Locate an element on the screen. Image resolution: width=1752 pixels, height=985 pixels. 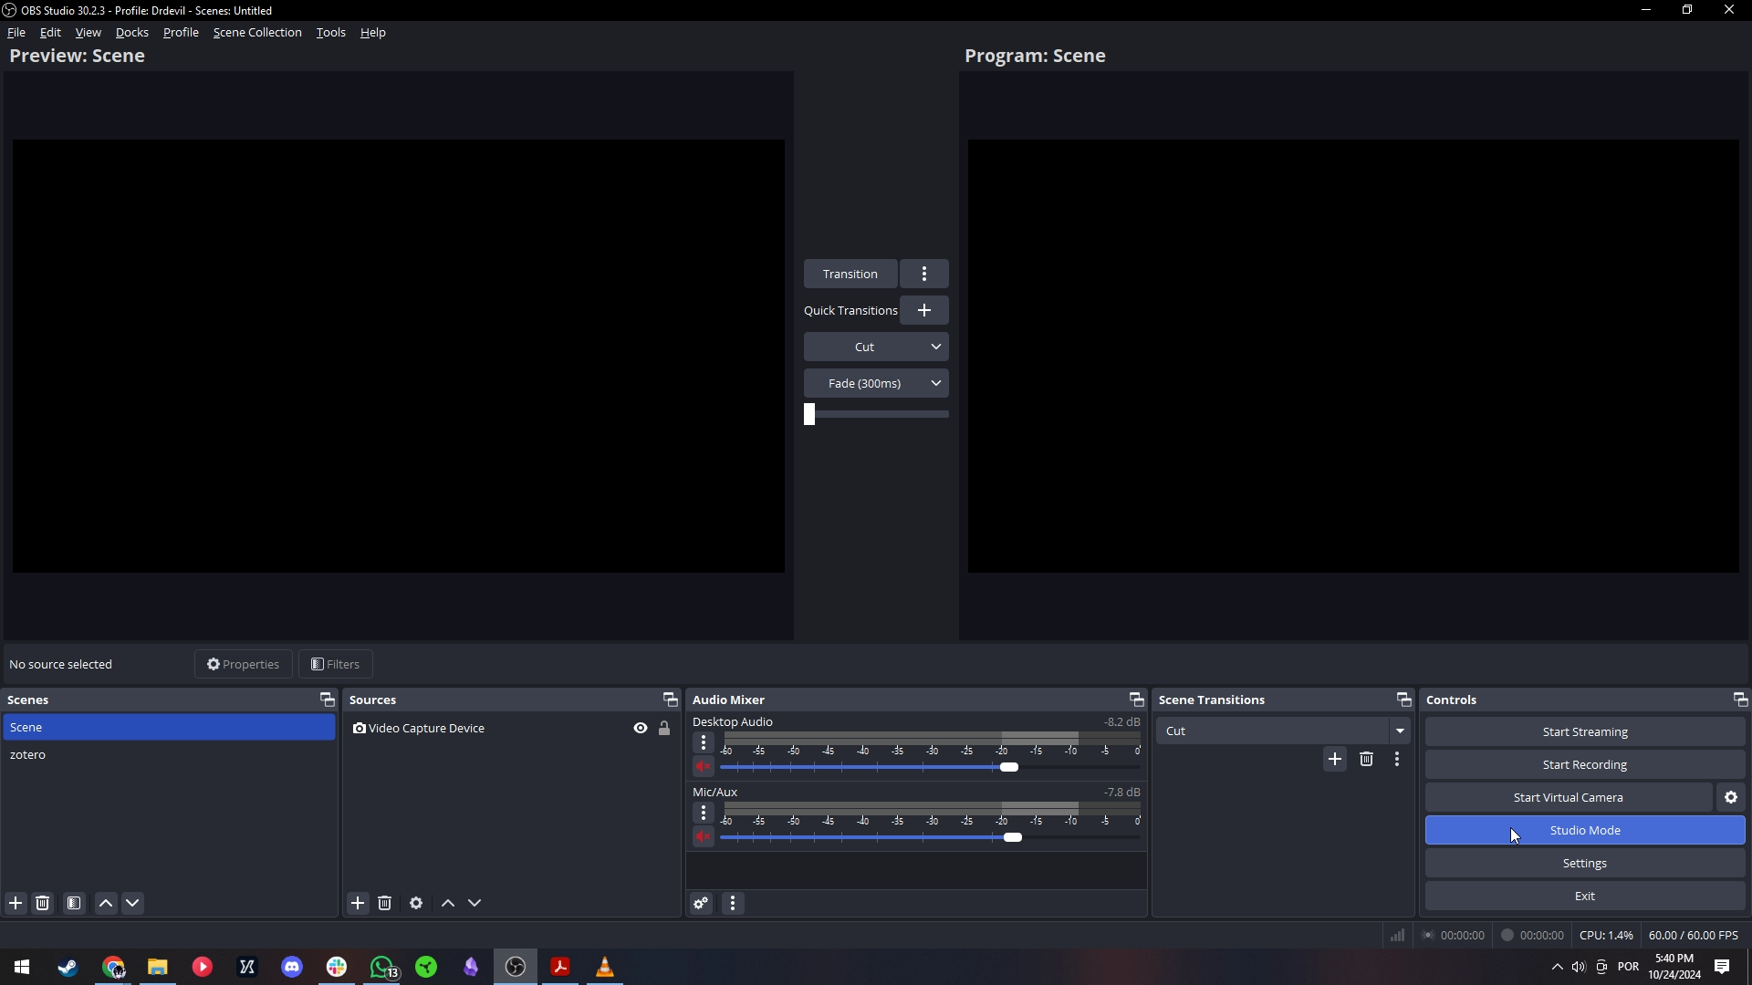
Move scene down is located at coordinates (134, 904).